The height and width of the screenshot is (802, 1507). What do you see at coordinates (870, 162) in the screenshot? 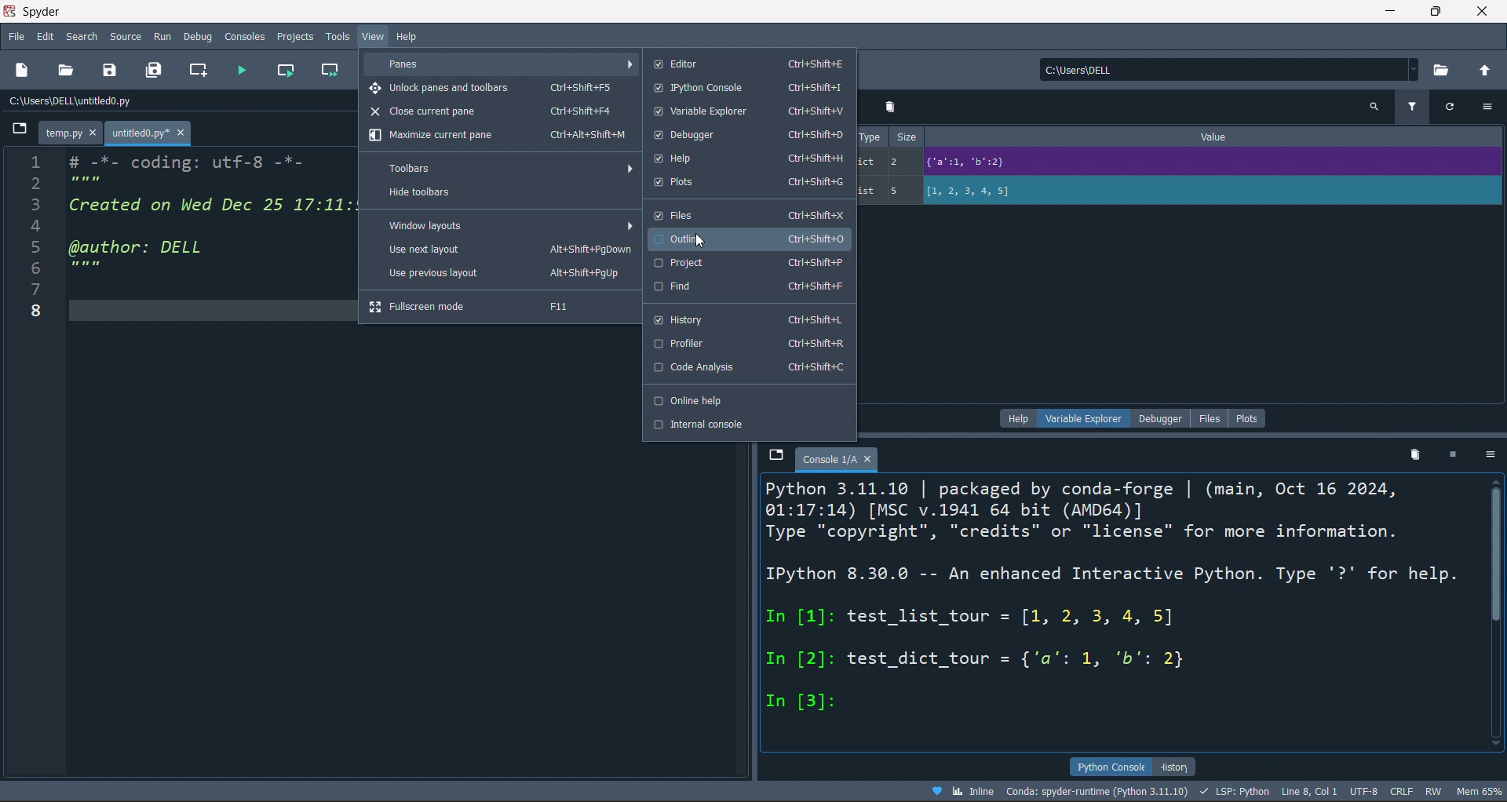
I see `dict` at bounding box center [870, 162].